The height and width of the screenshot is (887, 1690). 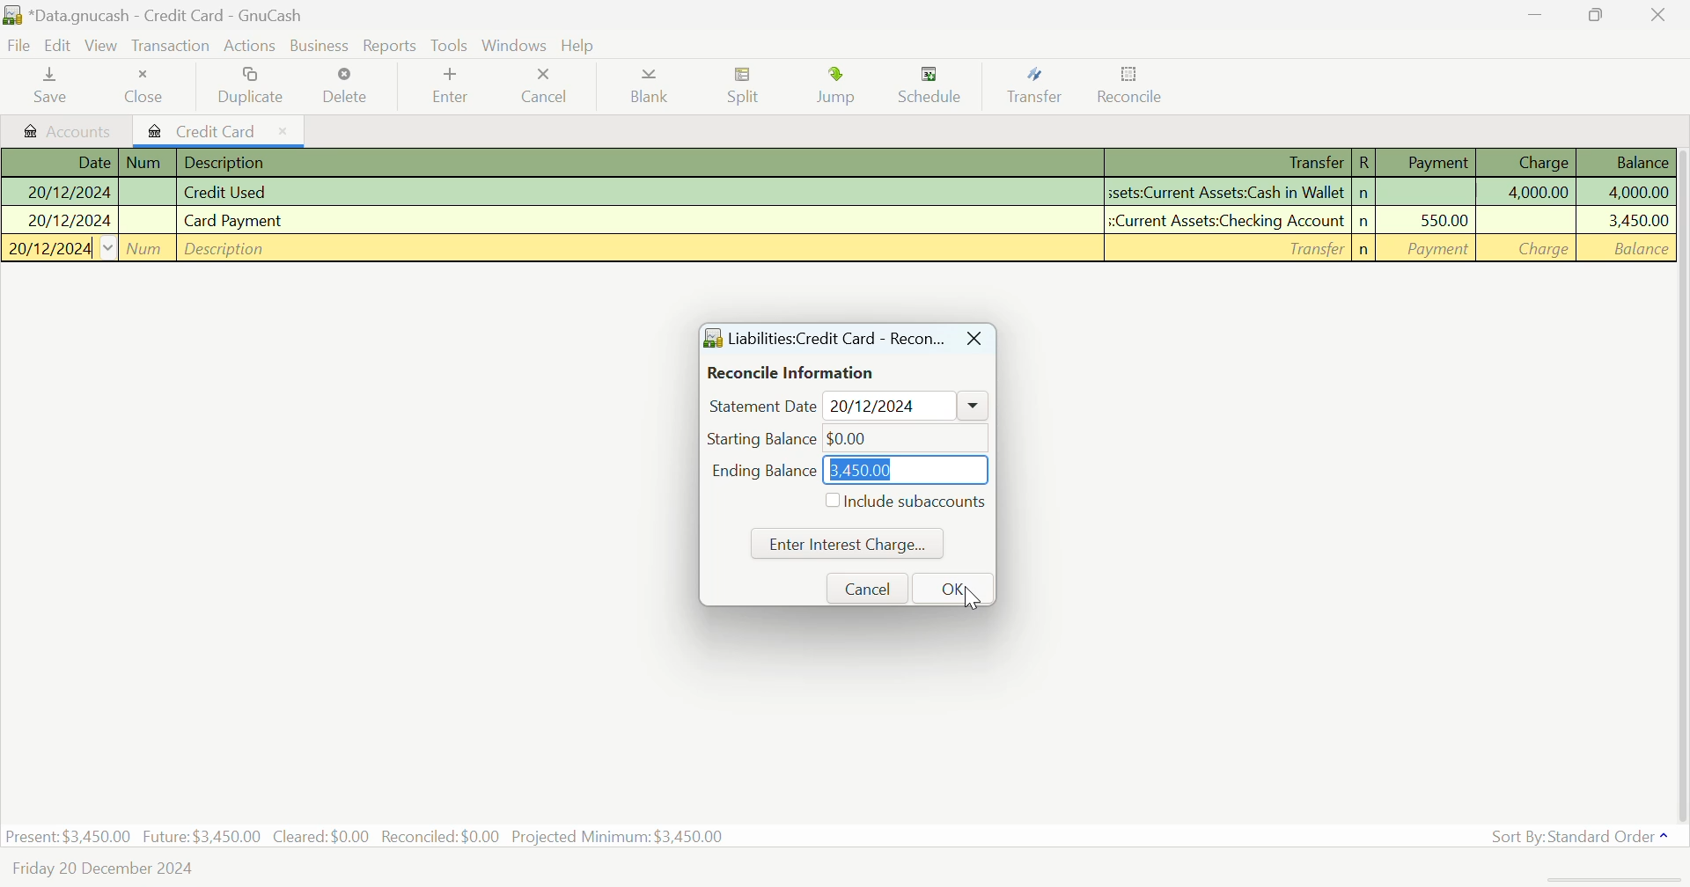 What do you see at coordinates (366, 839) in the screenshot?
I see `Present: $3,450.00 Future: $3,450.00 Cleared:$0.00 Reconciled:$0.00 Projected Minimum: $3,450.00` at bounding box center [366, 839].